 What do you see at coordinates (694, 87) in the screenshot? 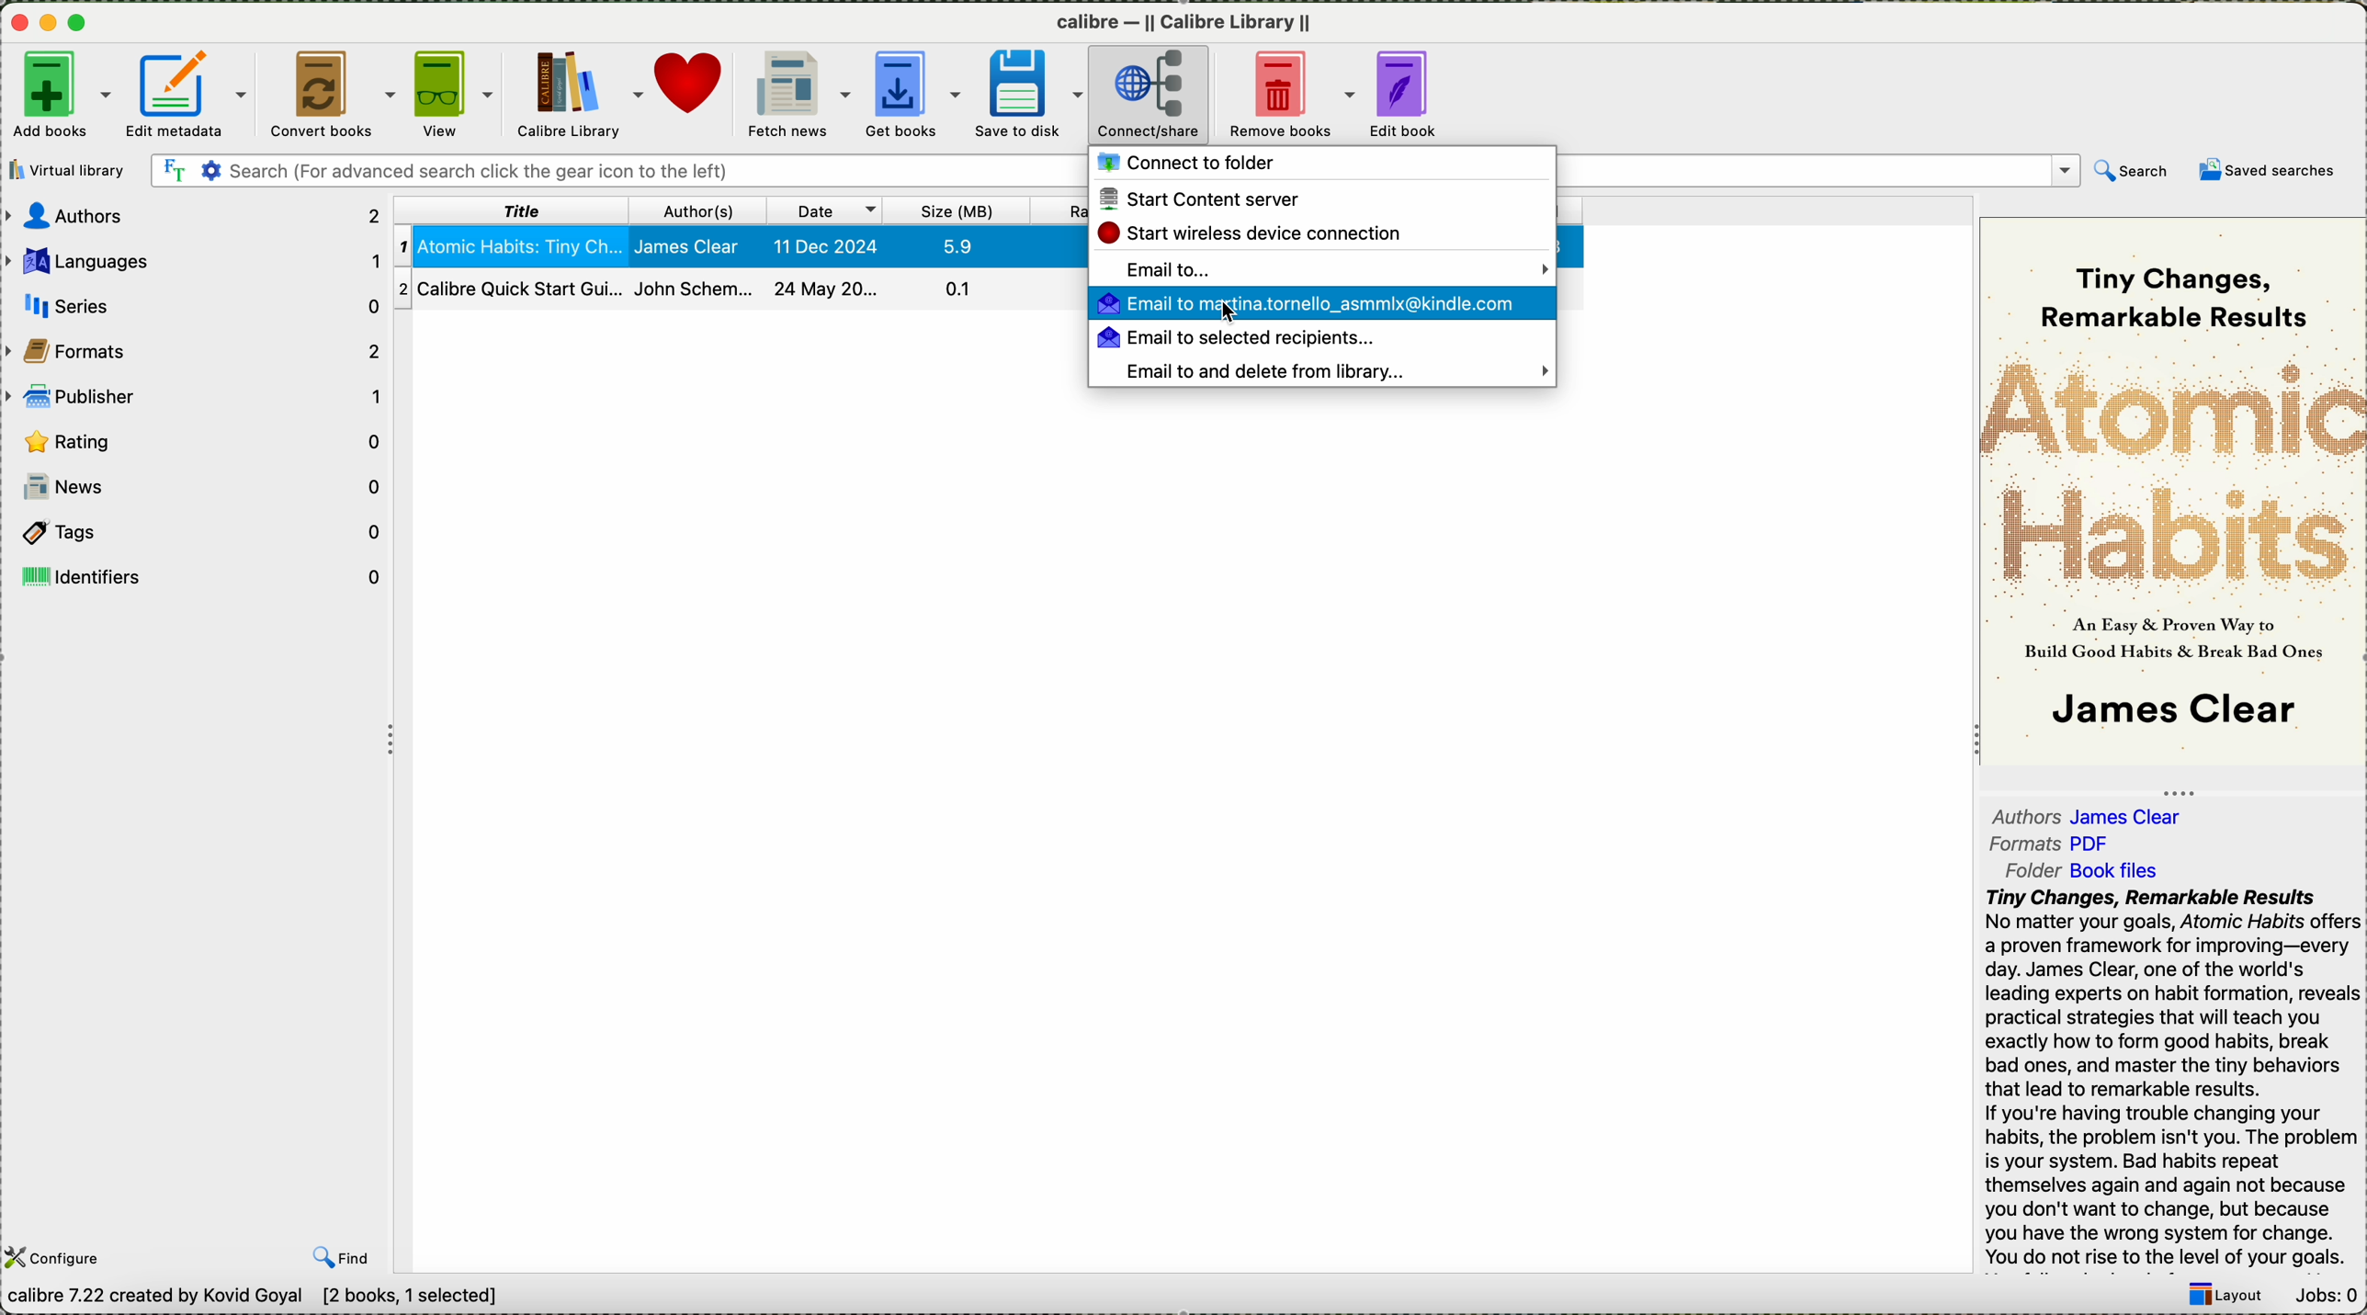
I see `donate` at bounding box center [694, 87].